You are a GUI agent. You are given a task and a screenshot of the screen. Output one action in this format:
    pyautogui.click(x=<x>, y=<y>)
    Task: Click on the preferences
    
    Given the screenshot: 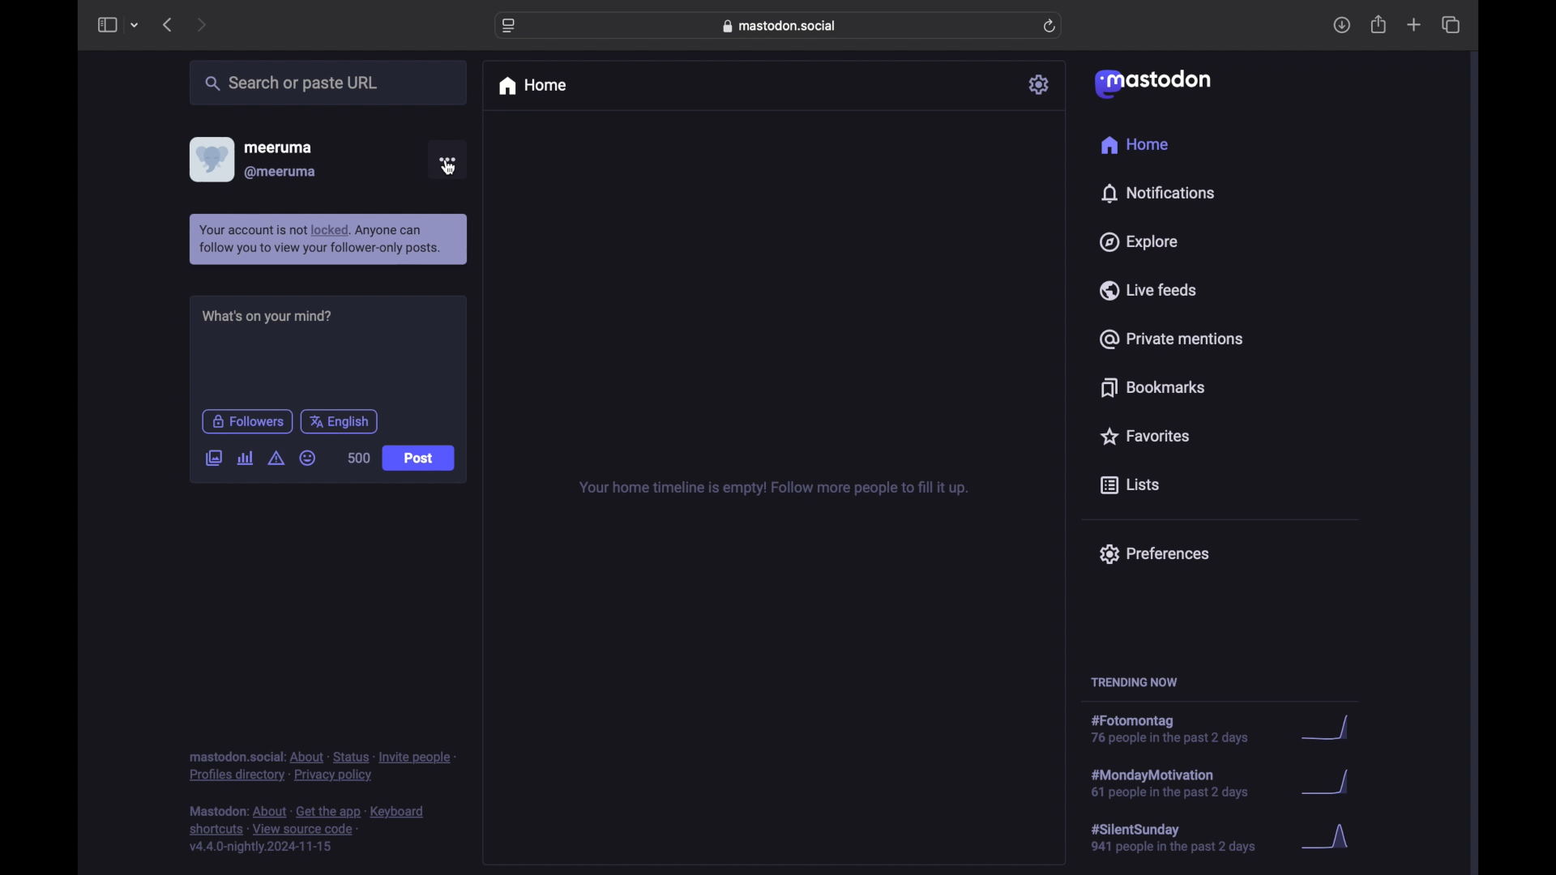 What is the action you would take?
    pyautogui.click(x=1154, y=554)
    